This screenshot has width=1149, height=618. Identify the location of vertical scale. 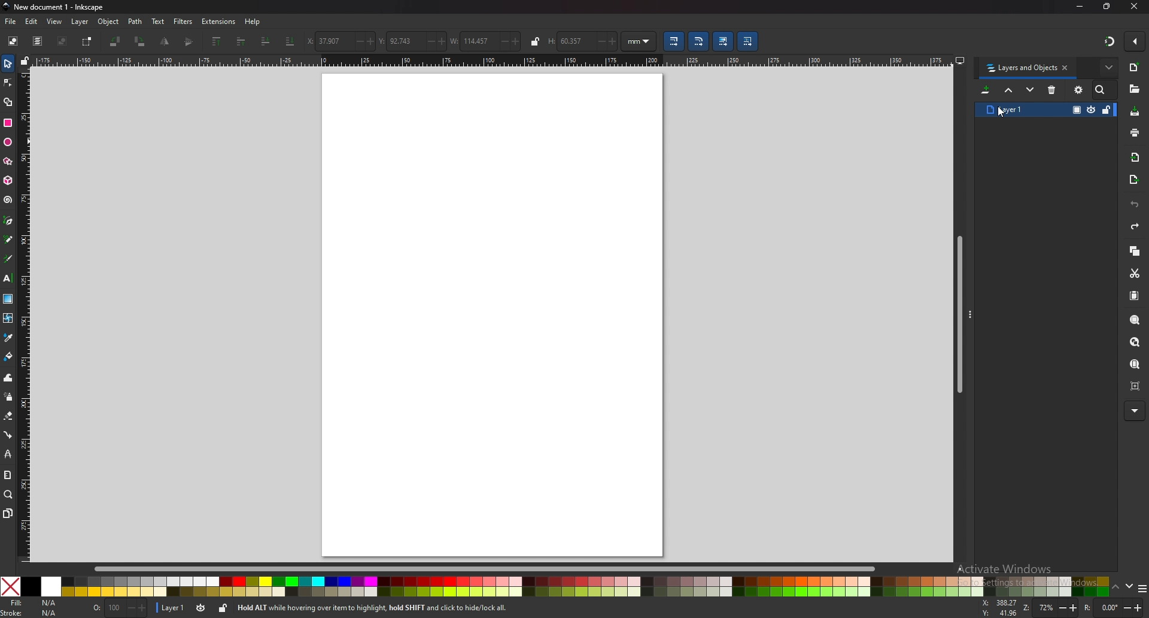
(25, 312).